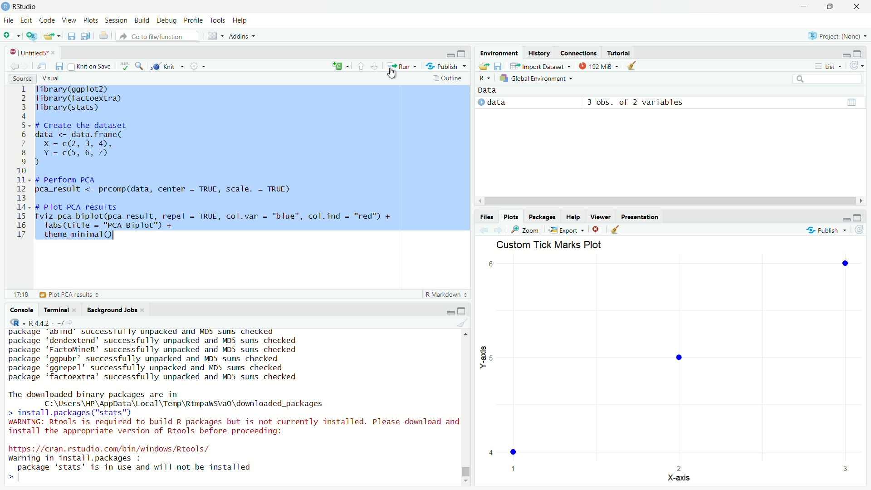  Describe the element at coordinates (376, 65) in the screenshot. I see `go forward` at that location.